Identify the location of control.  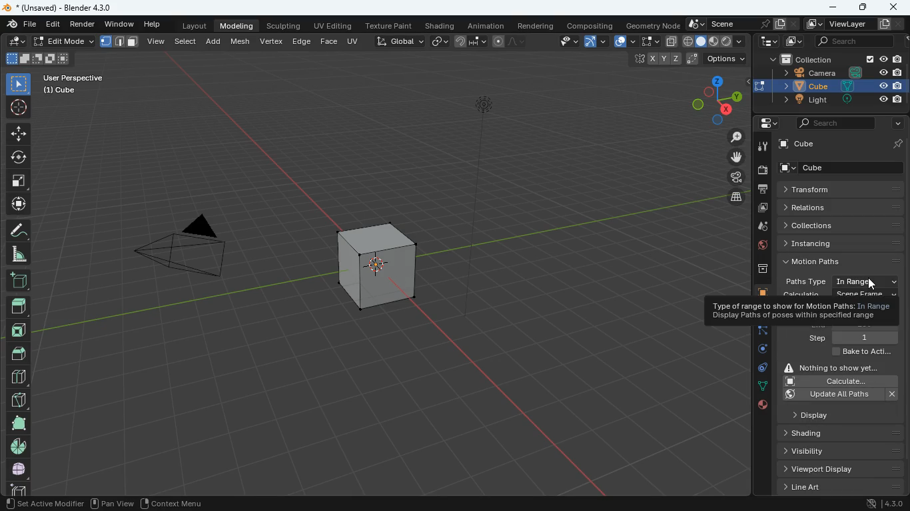
(759, 370).